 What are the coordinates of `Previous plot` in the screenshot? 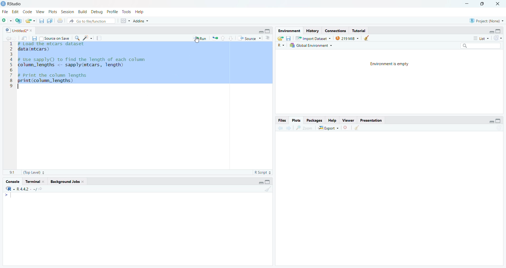 It's located at (280, 127).